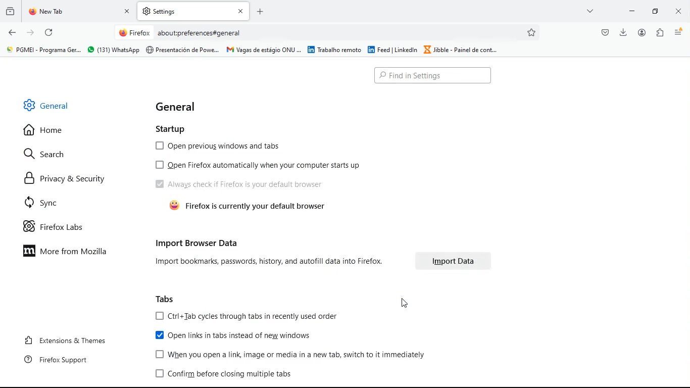  Describe the element at coordinates (69, 339) in the screenshot. I see `extensions & themes` at that location.